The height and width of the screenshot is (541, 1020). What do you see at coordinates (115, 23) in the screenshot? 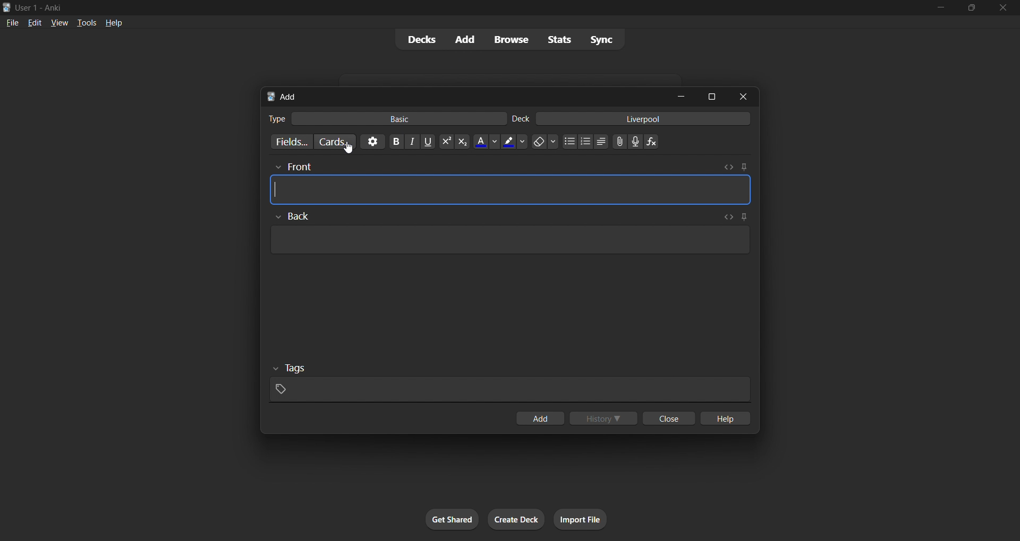
I see `help` at bounding box center [115, 23].